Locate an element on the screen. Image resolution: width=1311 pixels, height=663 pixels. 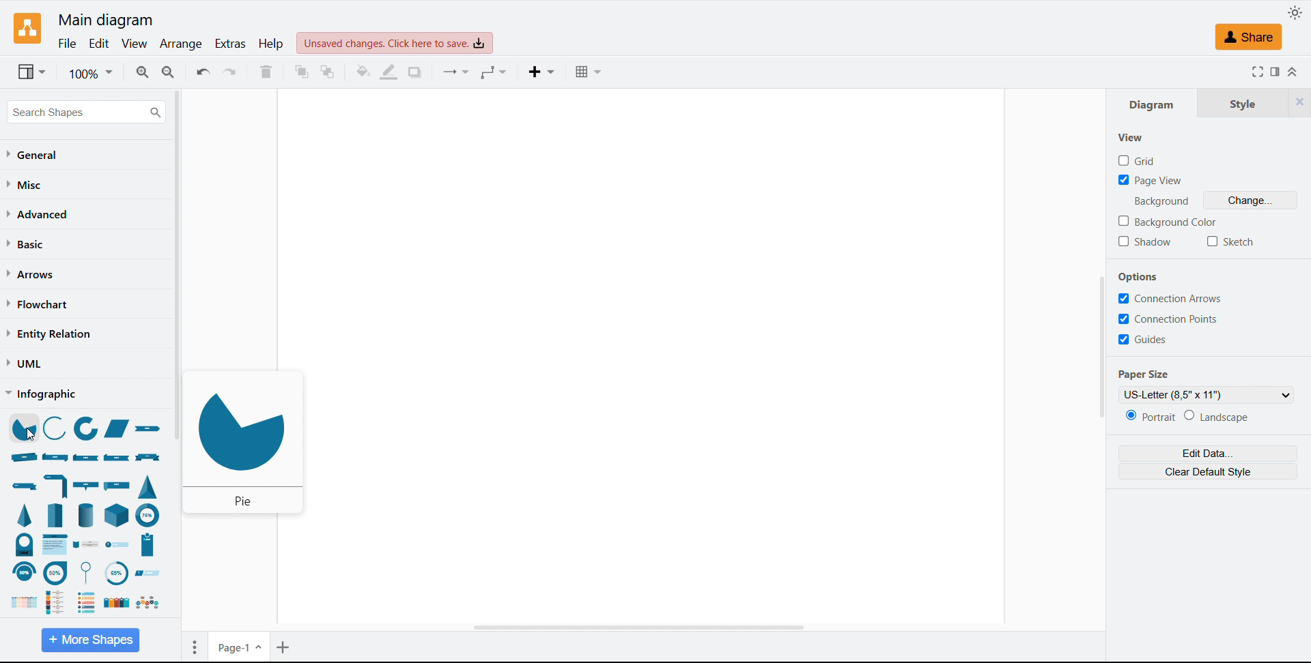
bending arch is located at coordinates (24, 574).